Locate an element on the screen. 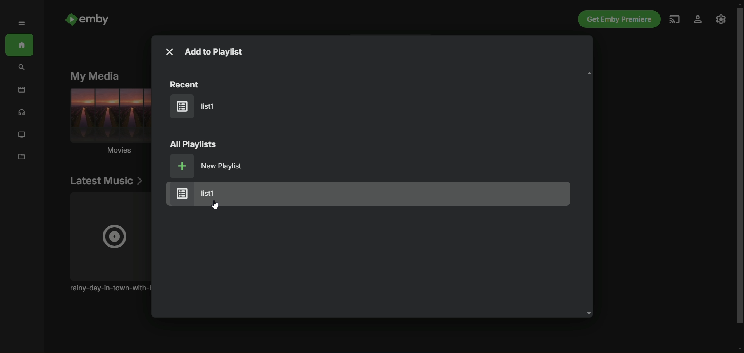 The image size is (744, 353). my media is located at coordinates (94, 77).